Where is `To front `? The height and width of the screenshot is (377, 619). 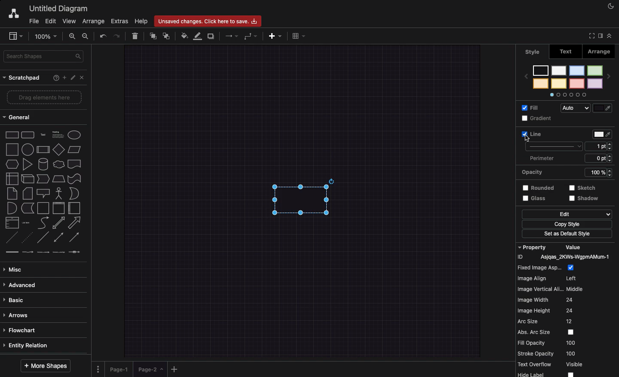
To front  is located at coordinates (153, 35).